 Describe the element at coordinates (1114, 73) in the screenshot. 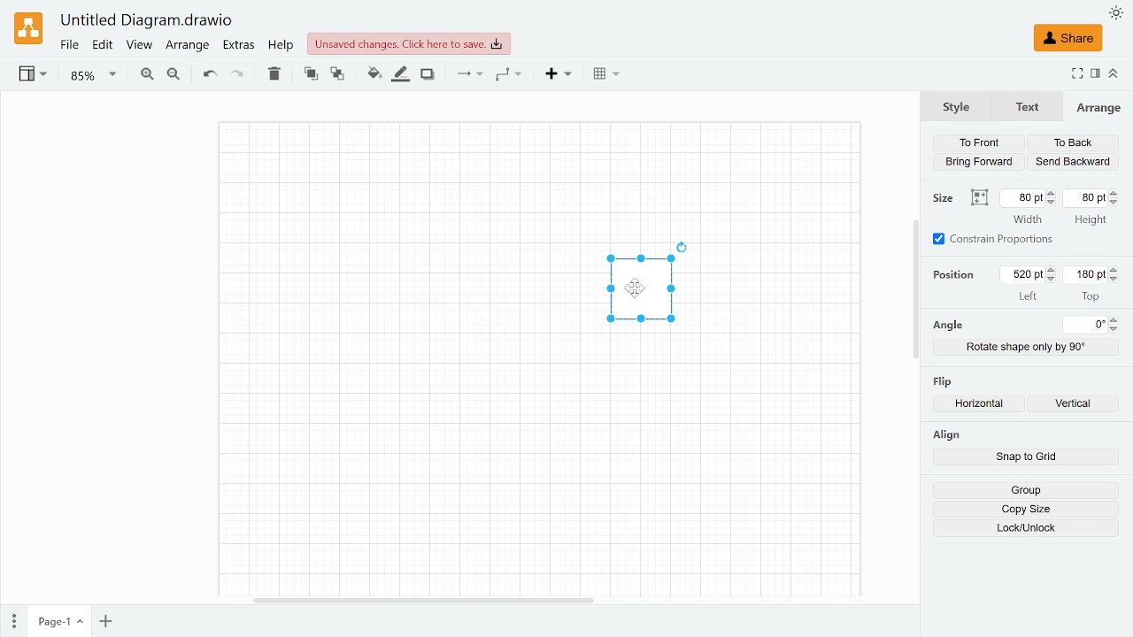

I see `Collapse /expamd` at that location.